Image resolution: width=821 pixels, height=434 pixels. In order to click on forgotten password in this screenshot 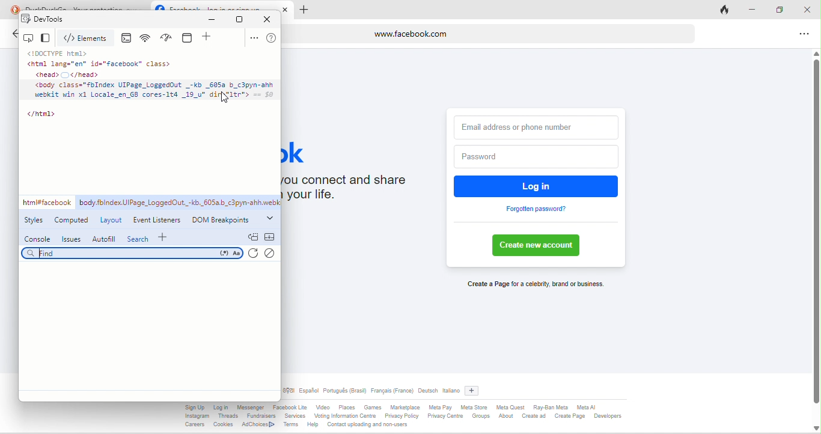, I will do `click(537, 209)`.